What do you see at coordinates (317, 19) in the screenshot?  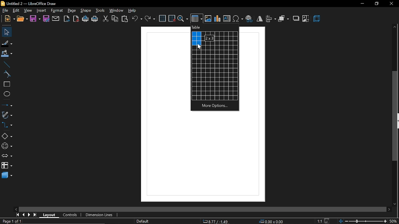 I see `3d effect` at bounding box center [317, 19].